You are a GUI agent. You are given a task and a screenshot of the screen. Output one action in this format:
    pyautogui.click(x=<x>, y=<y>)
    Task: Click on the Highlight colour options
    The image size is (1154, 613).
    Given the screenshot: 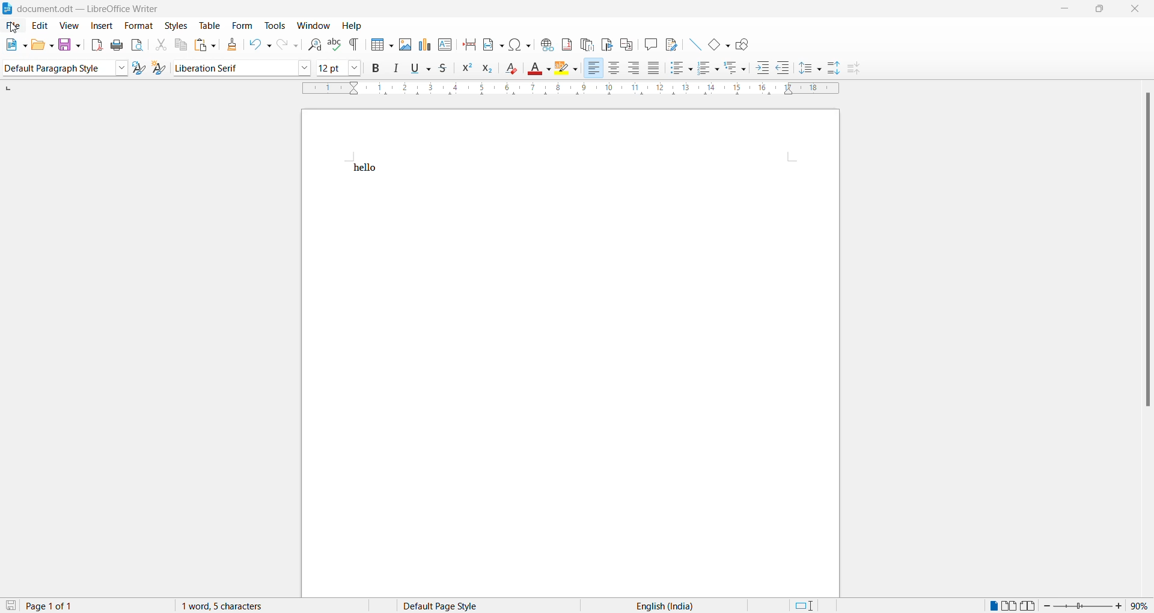 What is the action you would take?
    pyautogui.click(x=566, y=69)
    